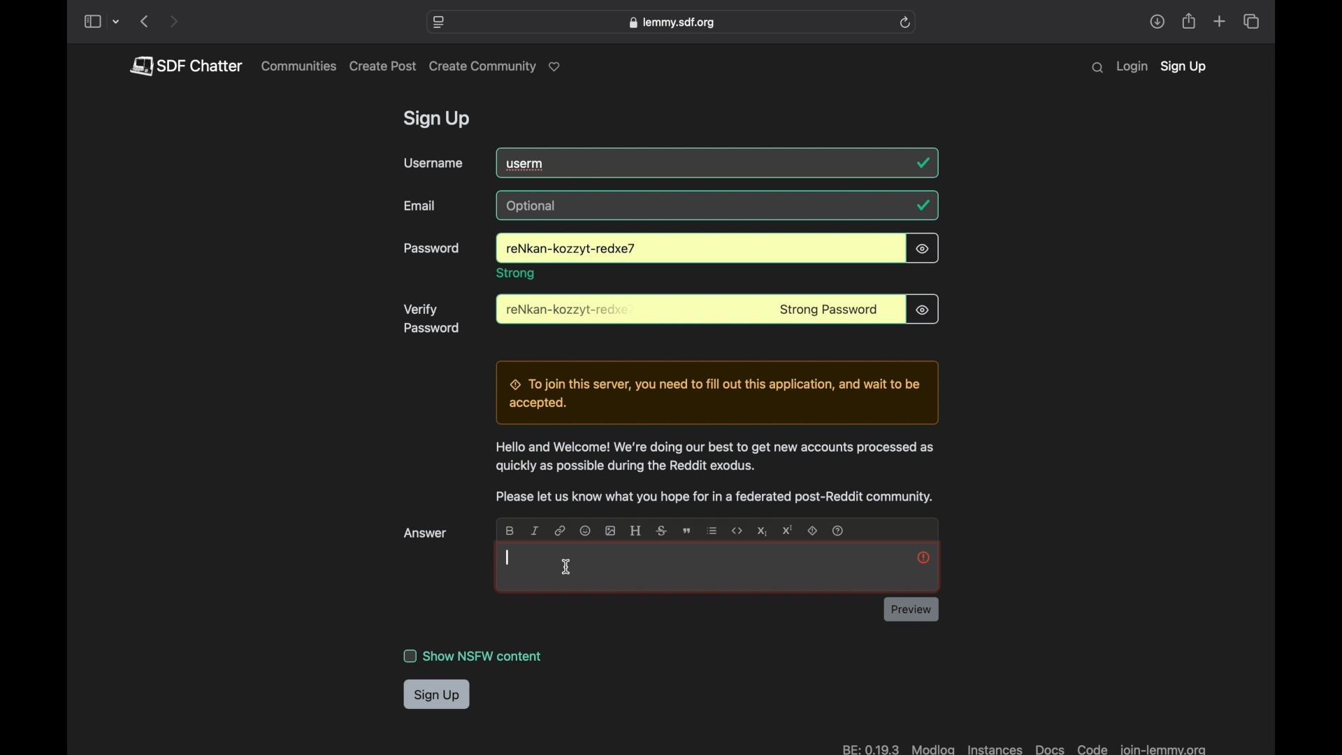 This screenshot has height=755, width=1342. I want to click on password, so click(569, 310).